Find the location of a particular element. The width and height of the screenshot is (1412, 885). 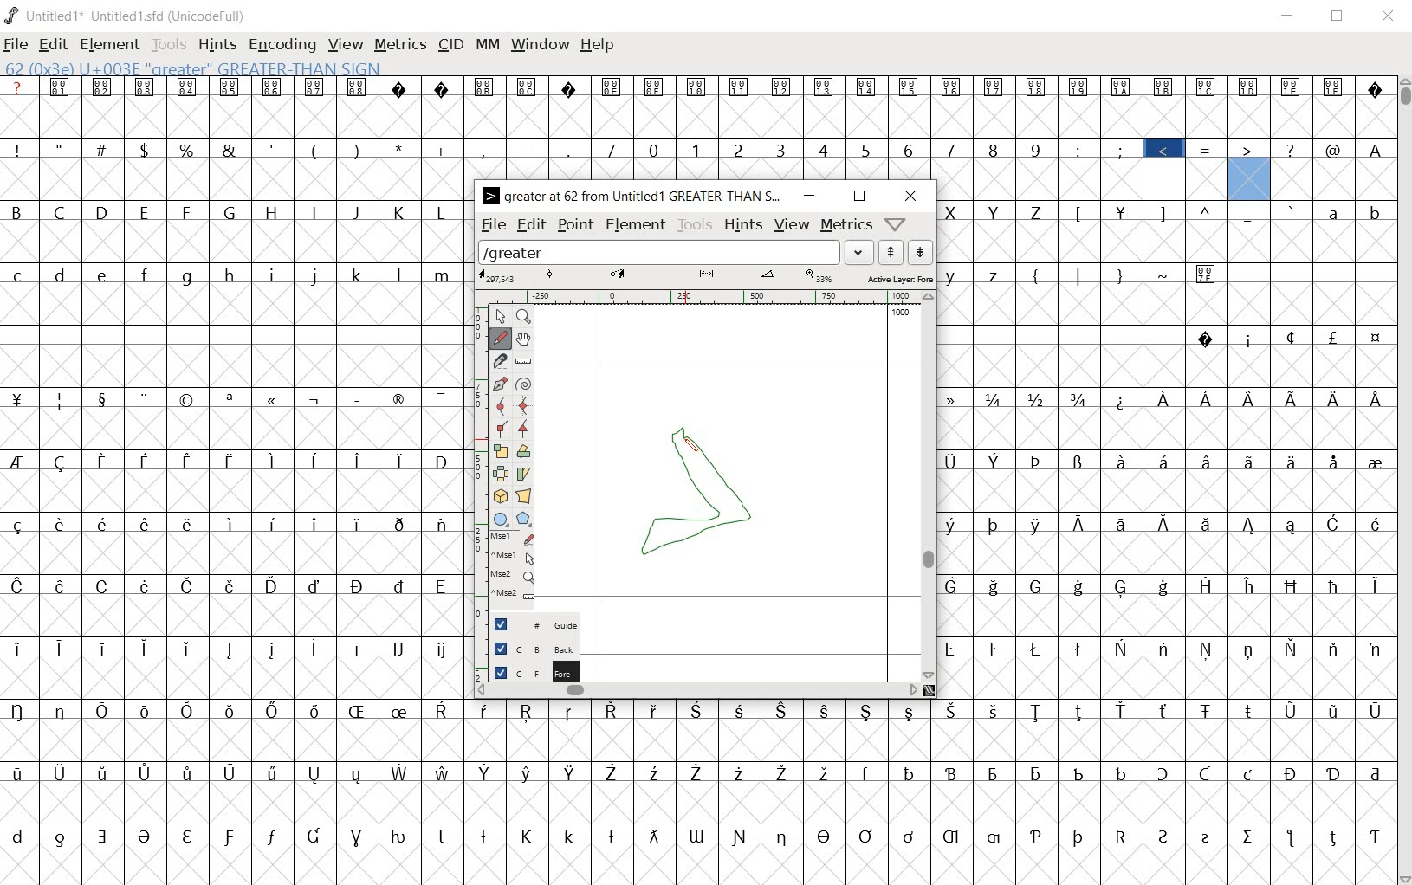

active layer: foreground is located at coordinates (706, 277).